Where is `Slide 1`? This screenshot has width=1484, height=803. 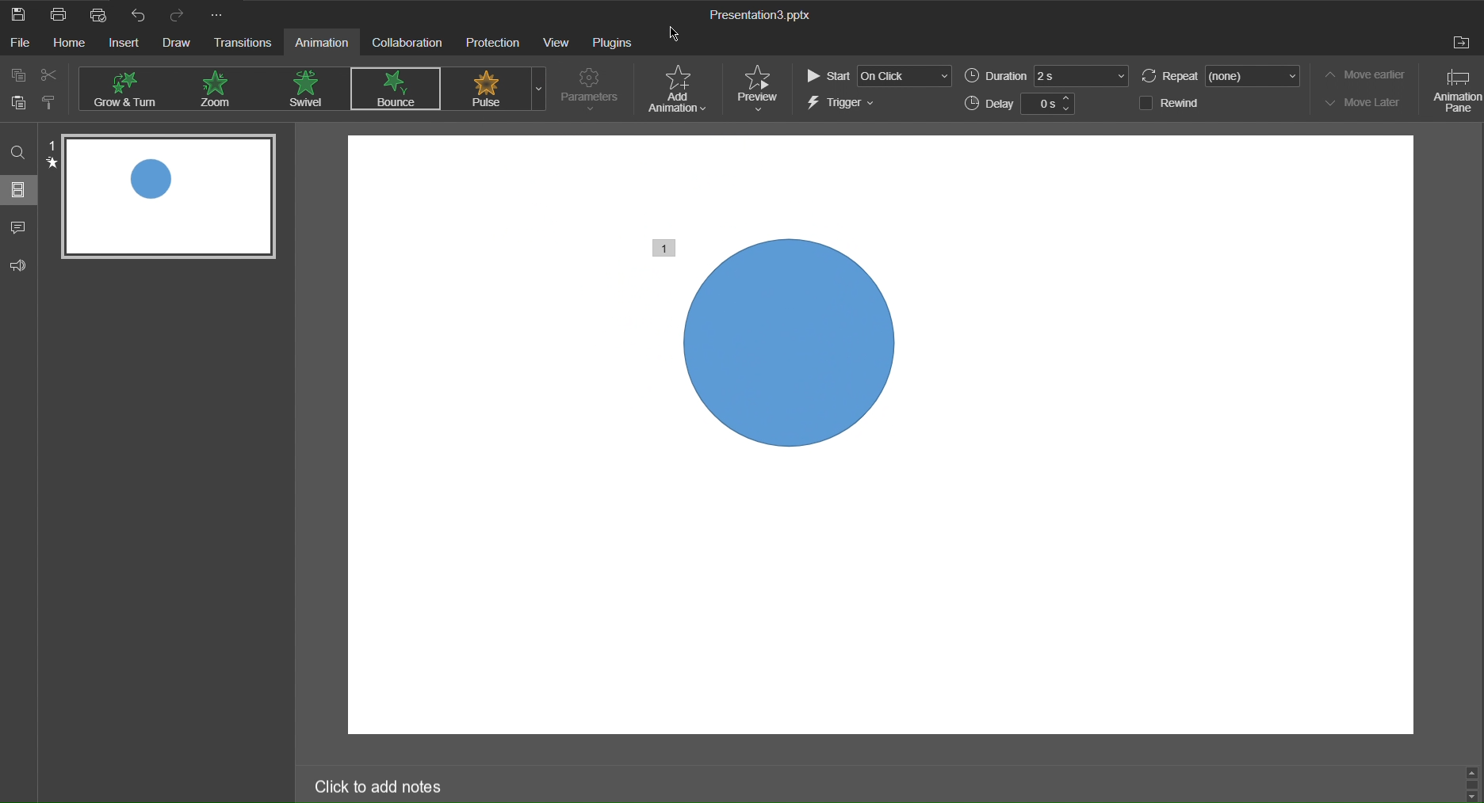 Slide 1 is located at coordinates (170, 199).